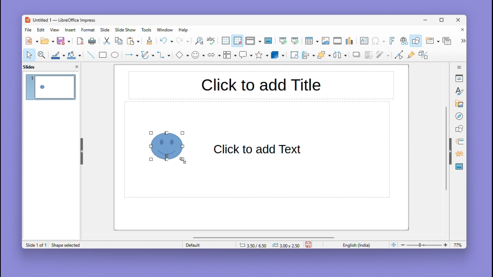 The height and width of the screenshot is (277, 493). What do you see at coordinates (42, 54) in the screenshot?
I see `Magnification` at bounding box center [42, 54].